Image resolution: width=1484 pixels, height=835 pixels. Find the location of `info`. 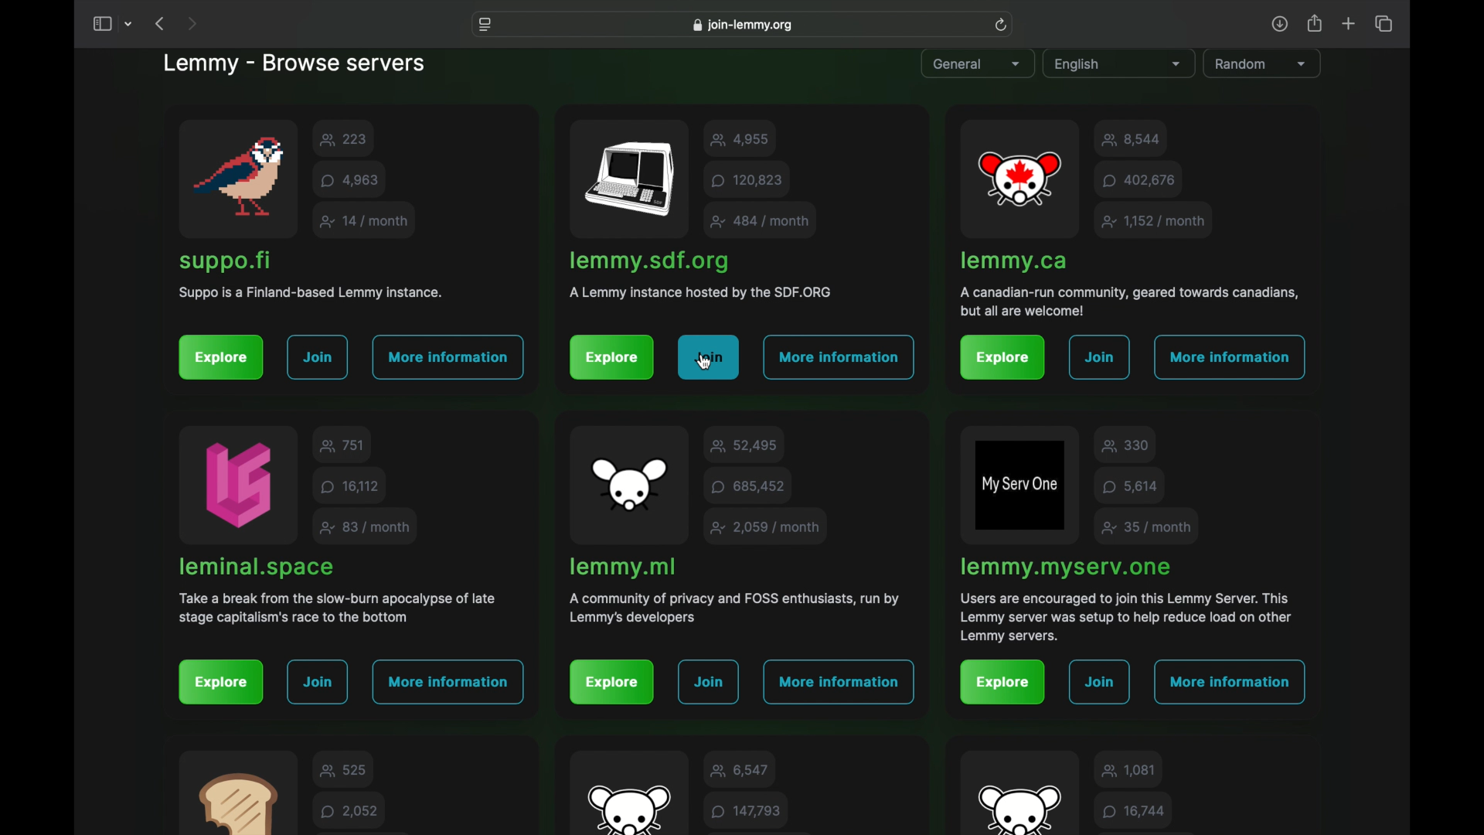

info is located at coordinates (699, 292).